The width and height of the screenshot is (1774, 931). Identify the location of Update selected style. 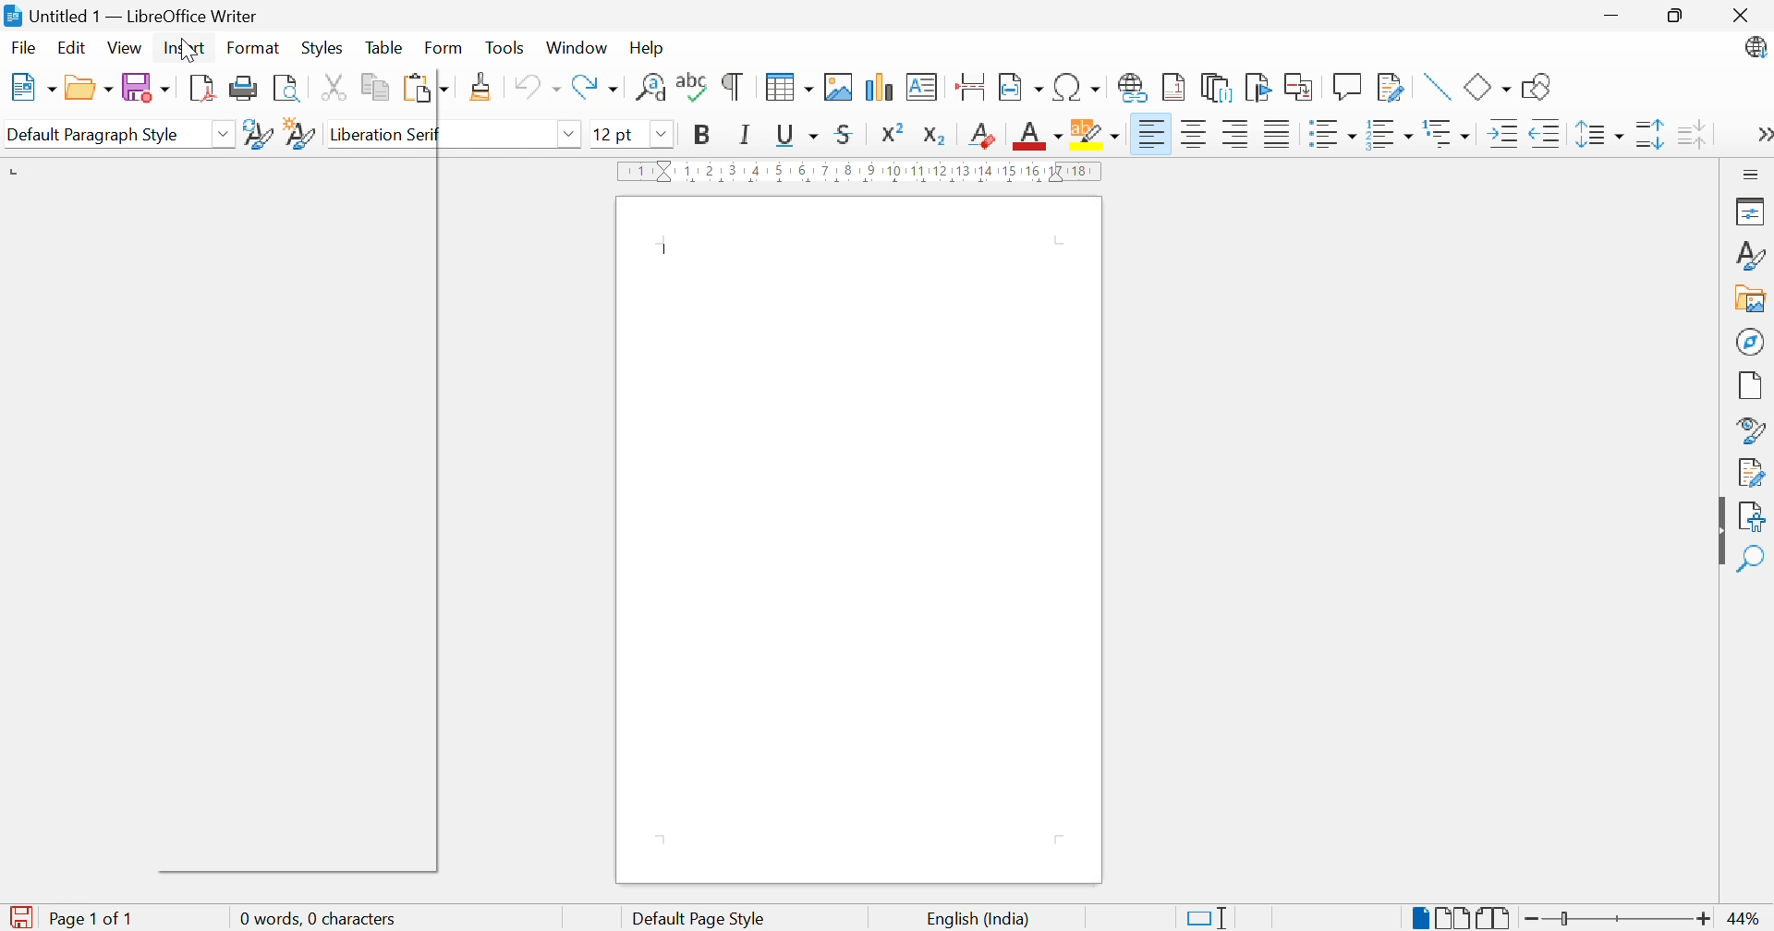
(258, 136).